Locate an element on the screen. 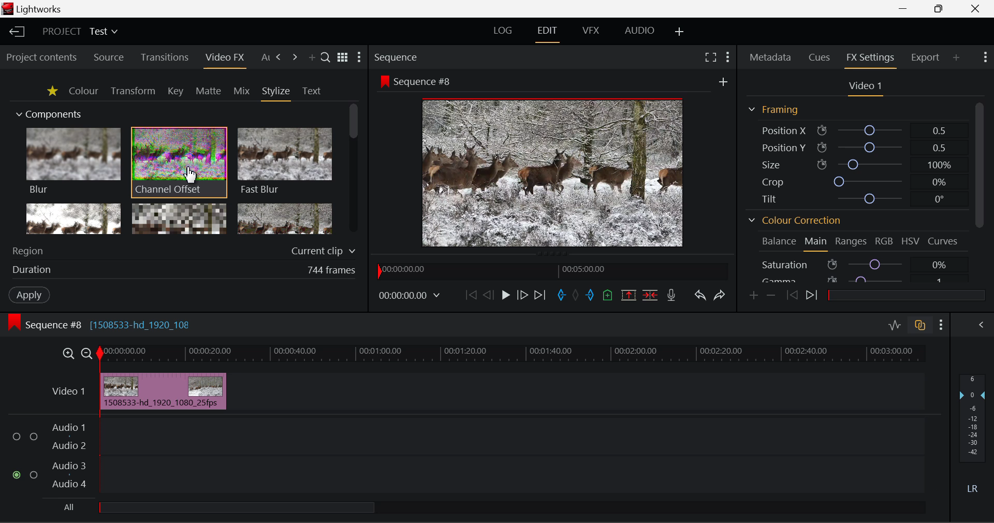  Window Title is located at coordinates (39, 9).